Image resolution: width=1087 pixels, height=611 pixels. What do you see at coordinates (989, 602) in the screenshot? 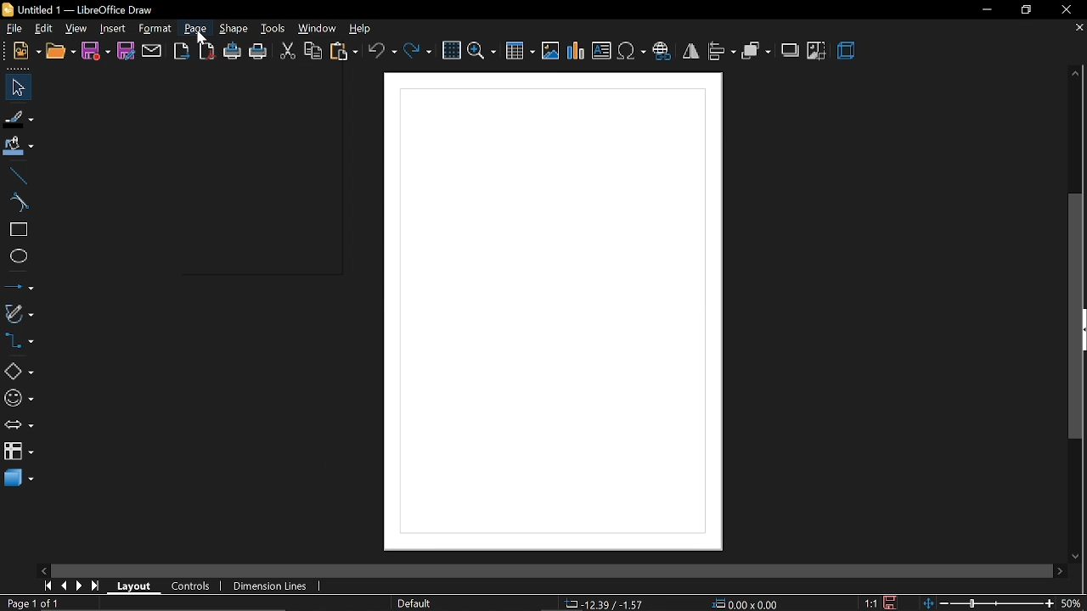
I see `change zoom` at bounding box center [989, 602].